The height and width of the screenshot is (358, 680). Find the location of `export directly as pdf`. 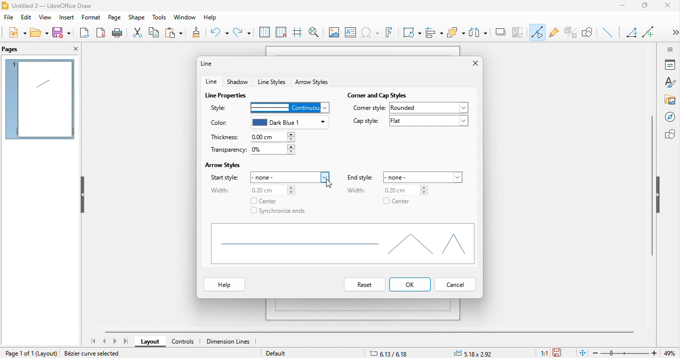

export directly as pdf is located at coordinates (101, 33).